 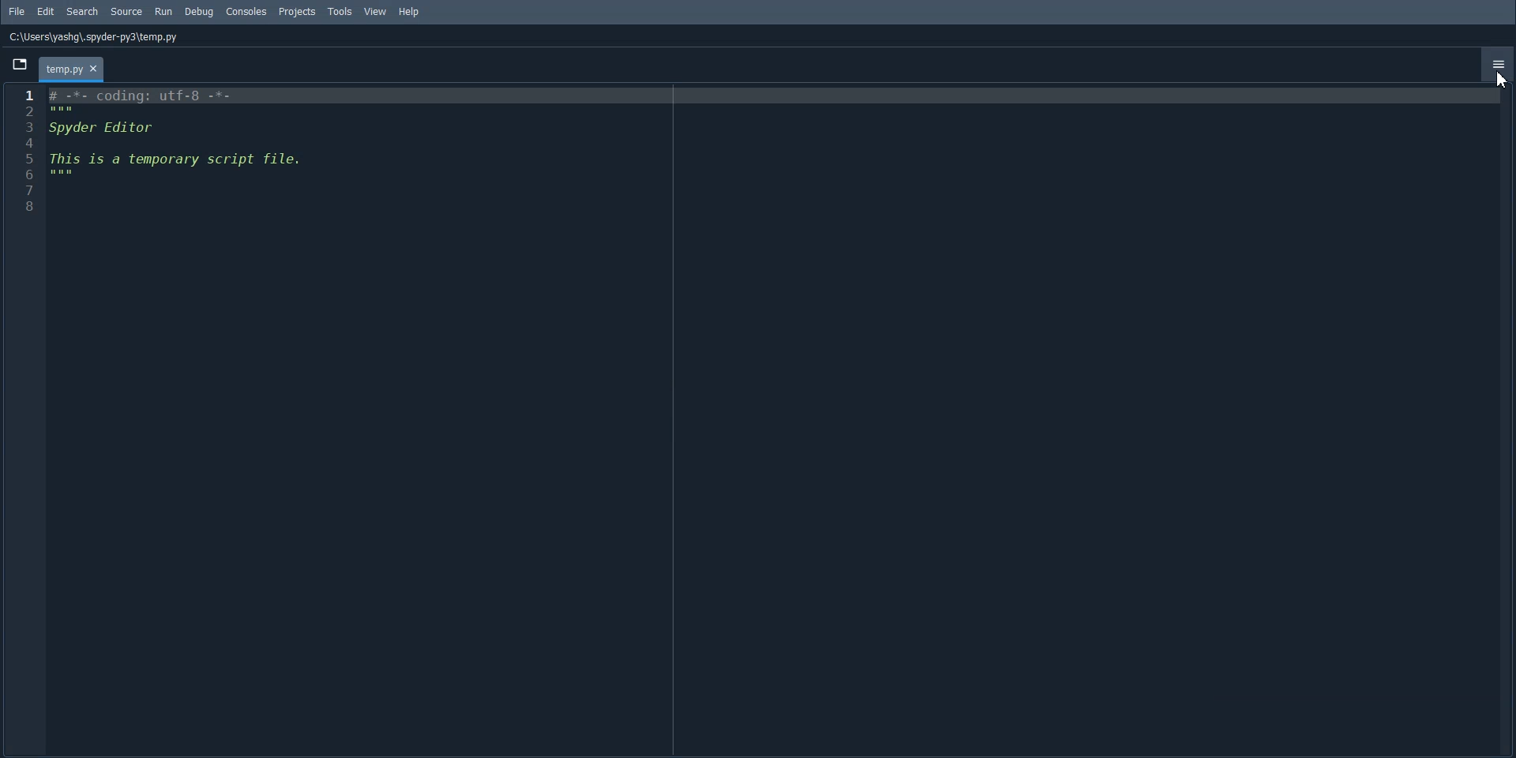 What do you see at coordinates (376, 12) in the screenshot?
I see `View` at bounding box center [376, 12].